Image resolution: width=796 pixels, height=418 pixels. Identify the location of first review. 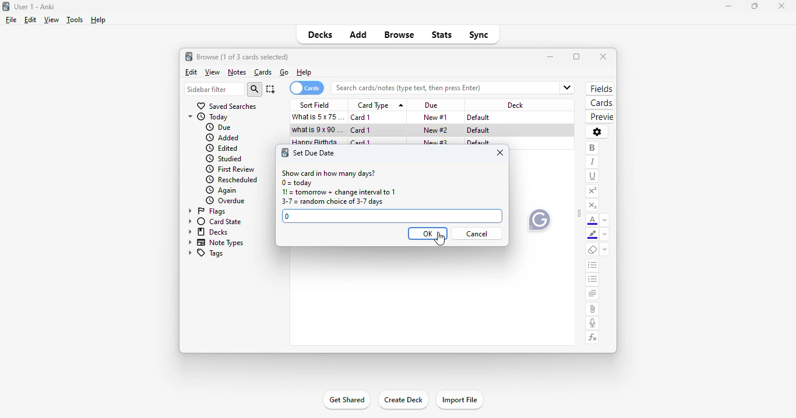
(230, 170).